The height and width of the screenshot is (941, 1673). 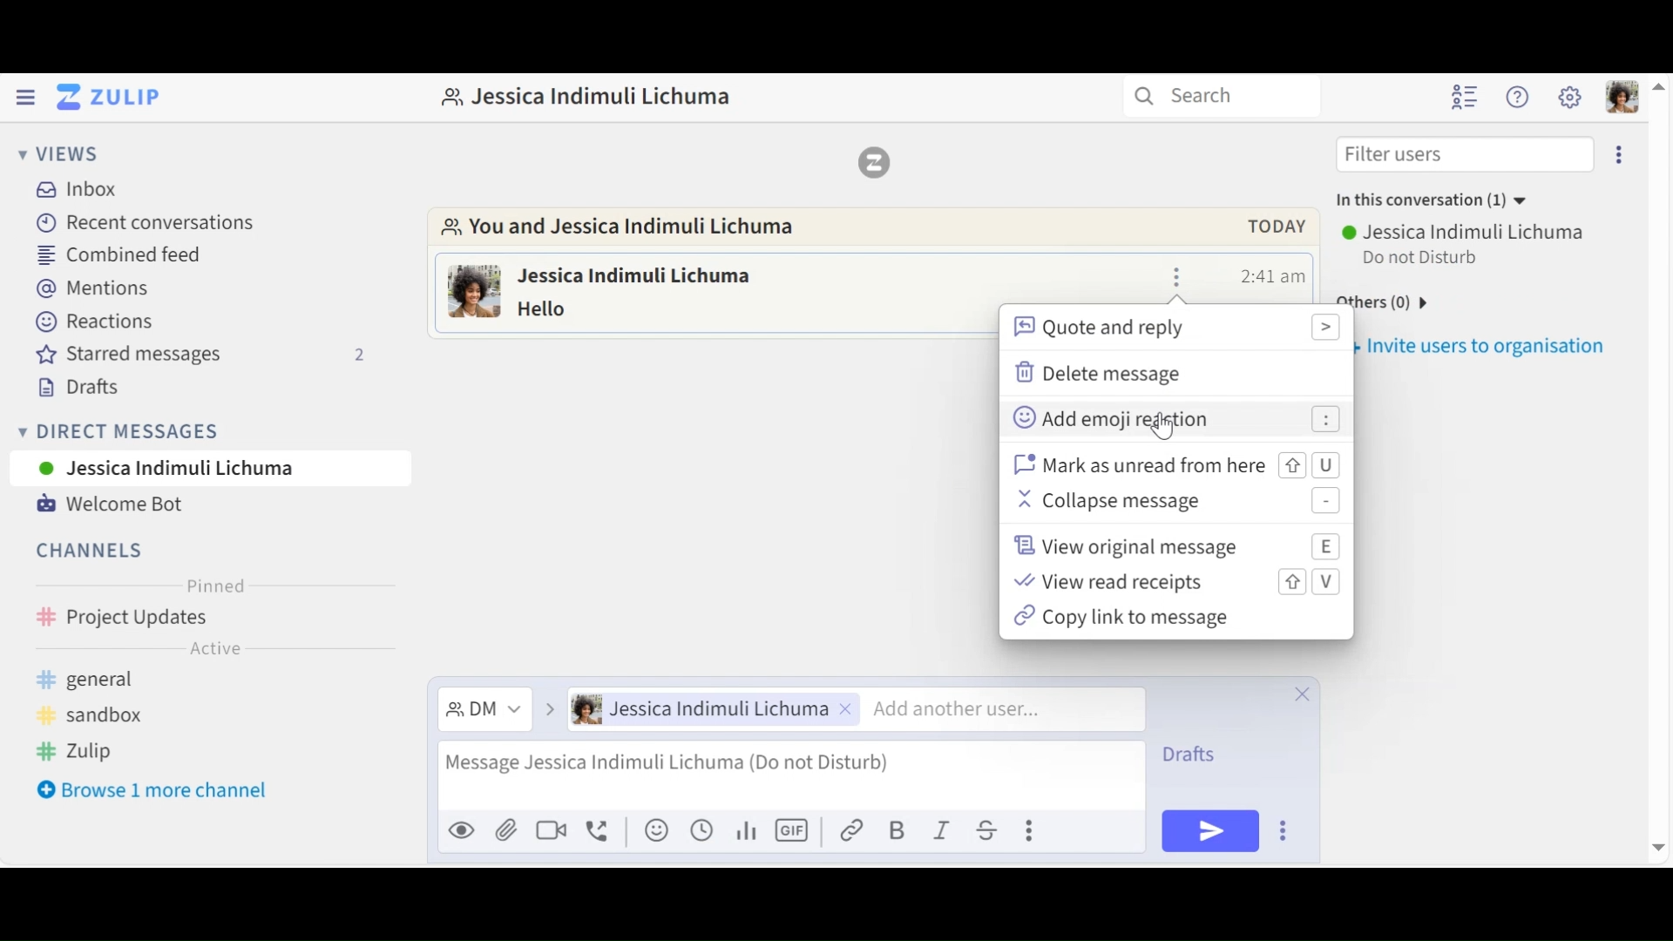 What do you see at coordinates (125, 254) in the screenshot?
I see `Combined Feed` at bounding box center [125, 254].